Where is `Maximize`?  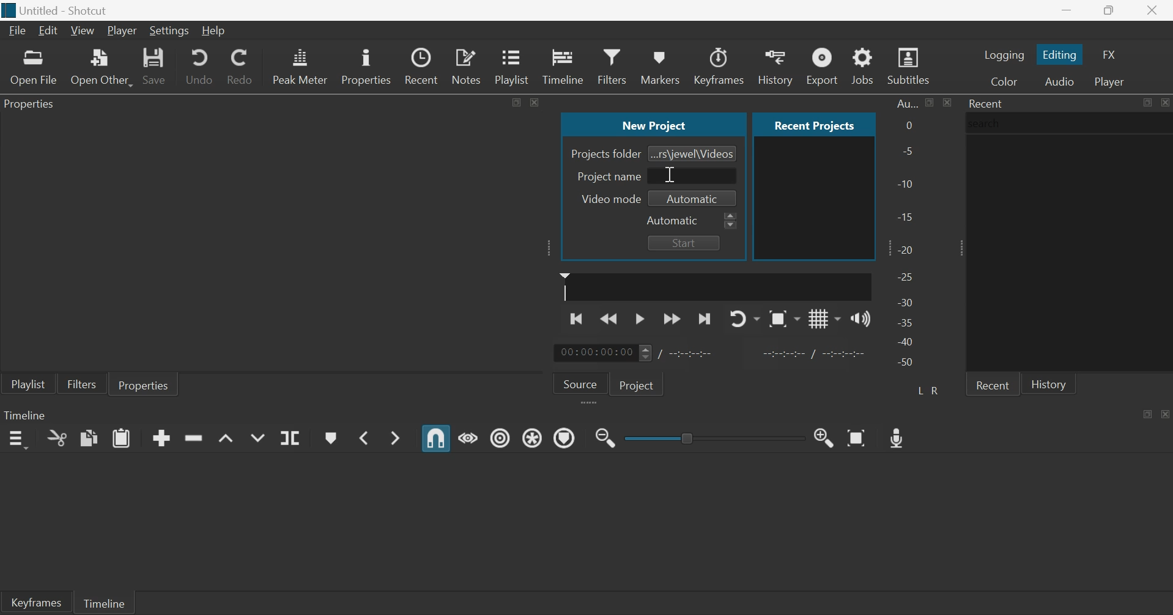
Maximize is located at coordinates (1148, 413).